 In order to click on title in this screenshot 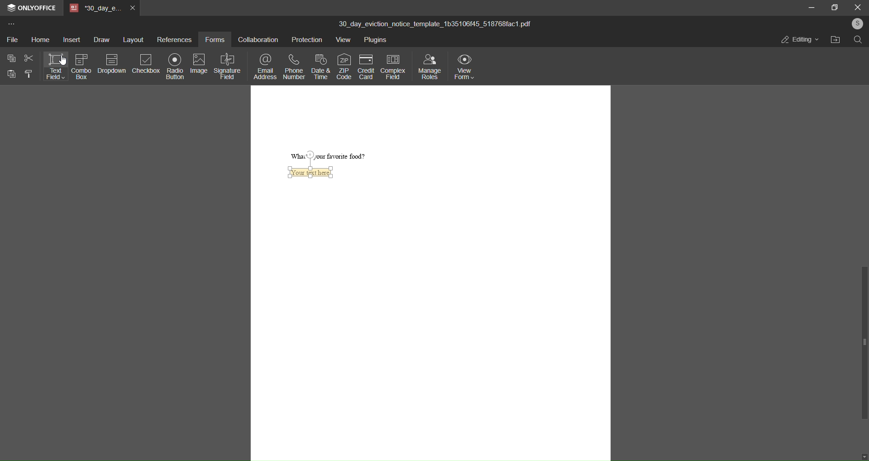, I will do `click(436, 22)`.